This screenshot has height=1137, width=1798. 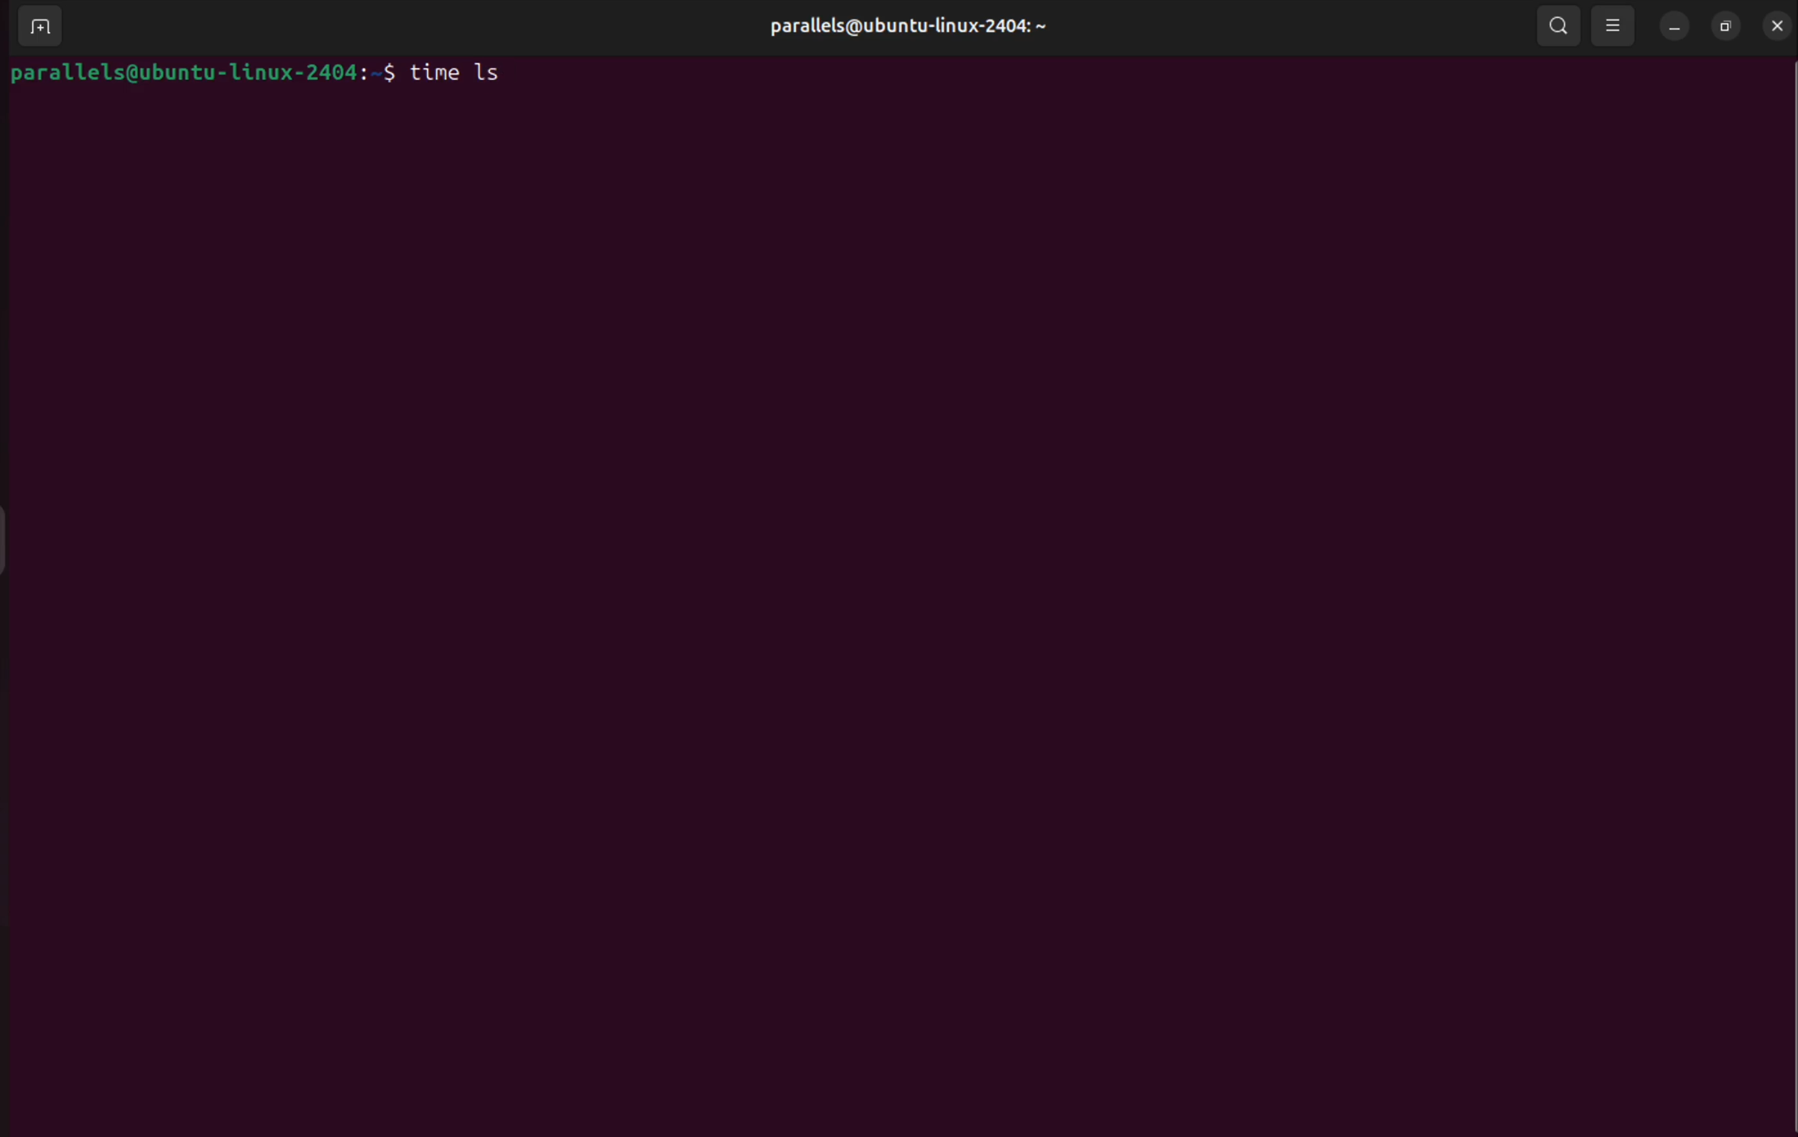 What do you see at coordinates (48, 25) in the screenshot?
I see `add terminal` at bounding box center [48, 25].